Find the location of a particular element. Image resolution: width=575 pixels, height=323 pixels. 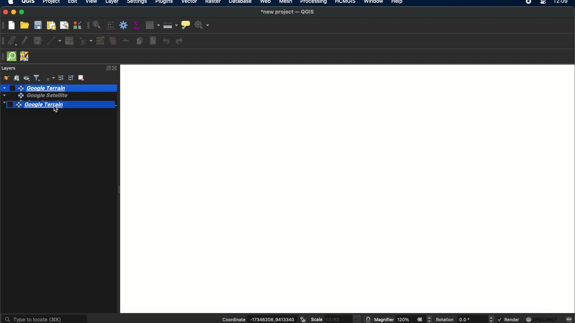

paste features is located at coordinates (154, 41).